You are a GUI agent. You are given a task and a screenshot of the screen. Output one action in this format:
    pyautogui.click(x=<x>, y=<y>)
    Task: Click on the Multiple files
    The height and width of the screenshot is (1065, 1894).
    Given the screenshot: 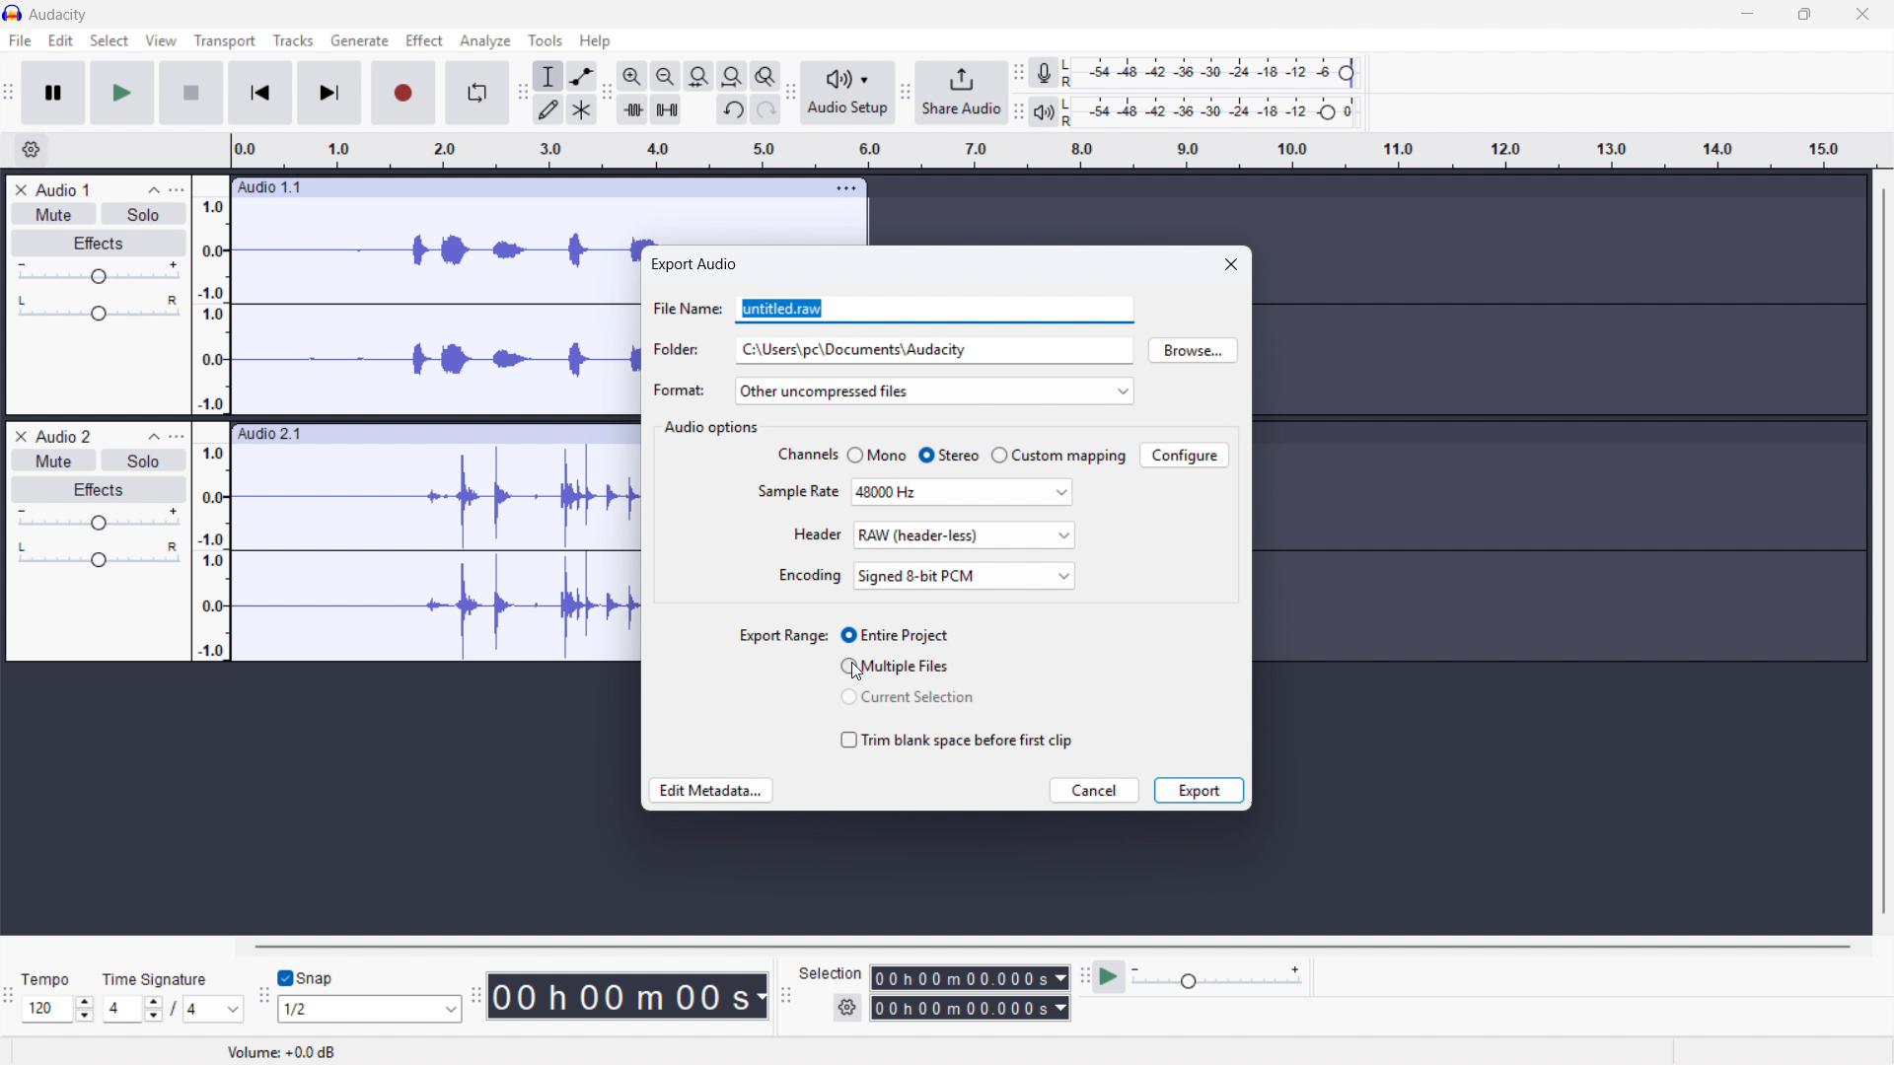 What is the action you would take?
    pyautogui.click(x=894, y=666)
    